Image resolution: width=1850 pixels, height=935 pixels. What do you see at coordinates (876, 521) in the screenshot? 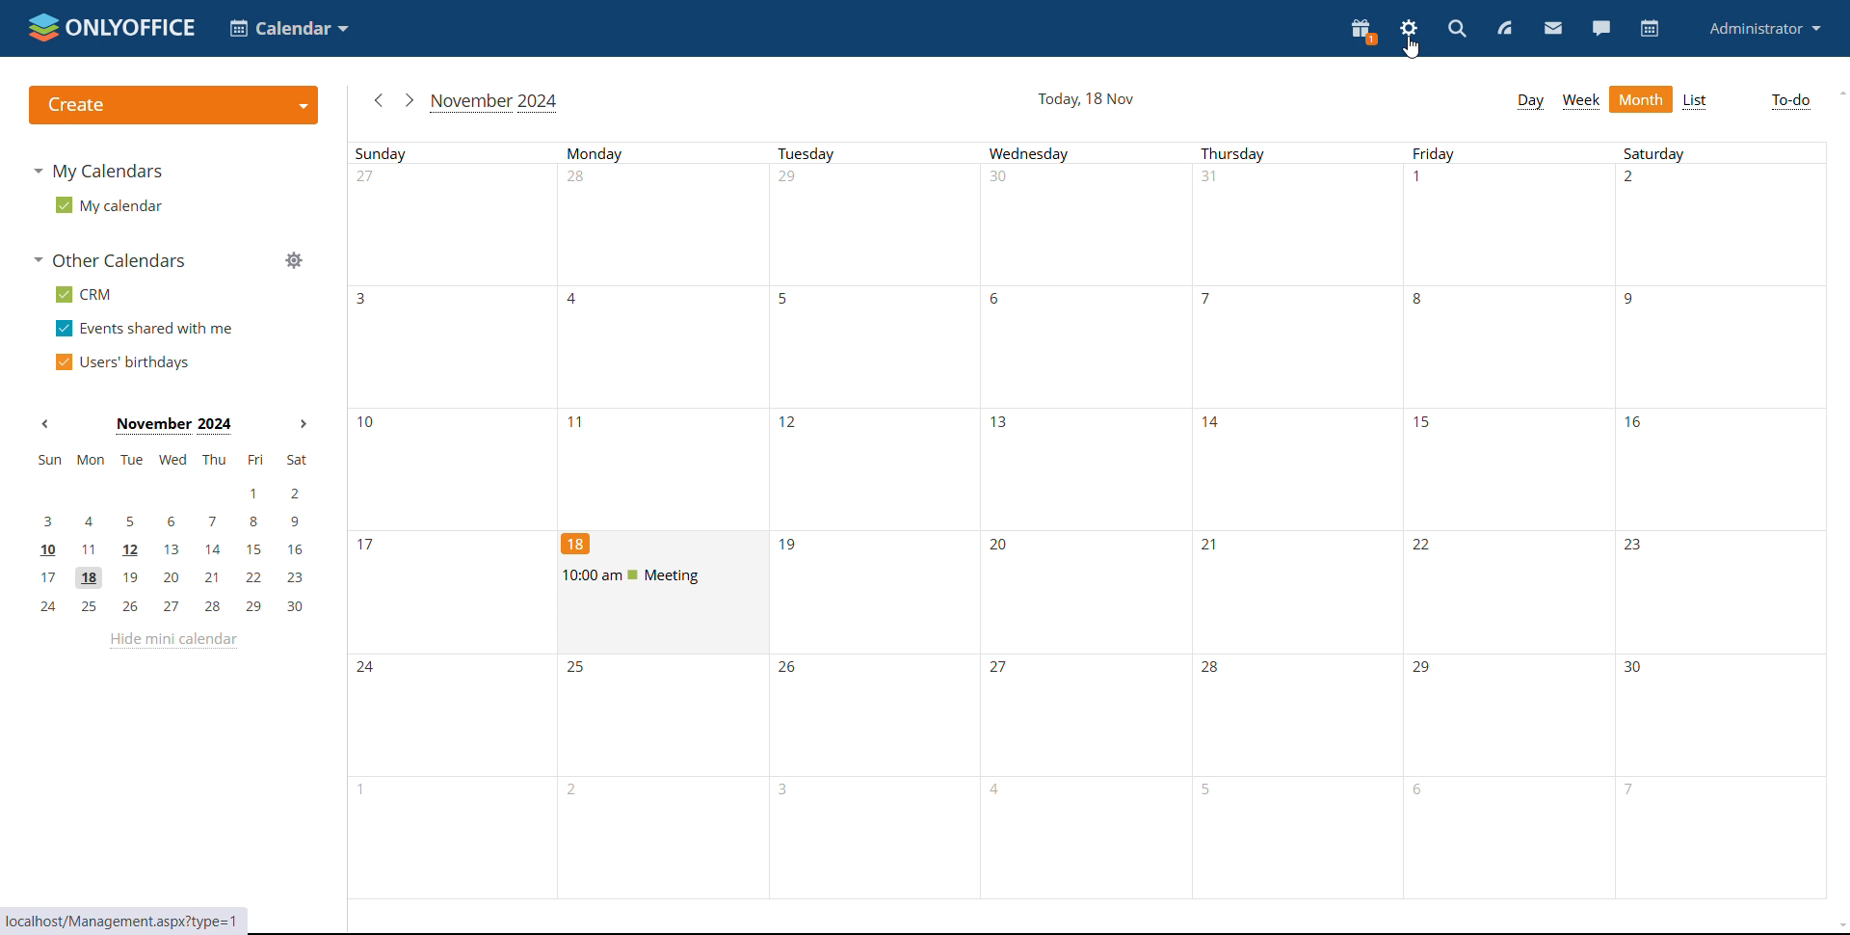
I see `Tuesday` at bounding box center [876, 521].